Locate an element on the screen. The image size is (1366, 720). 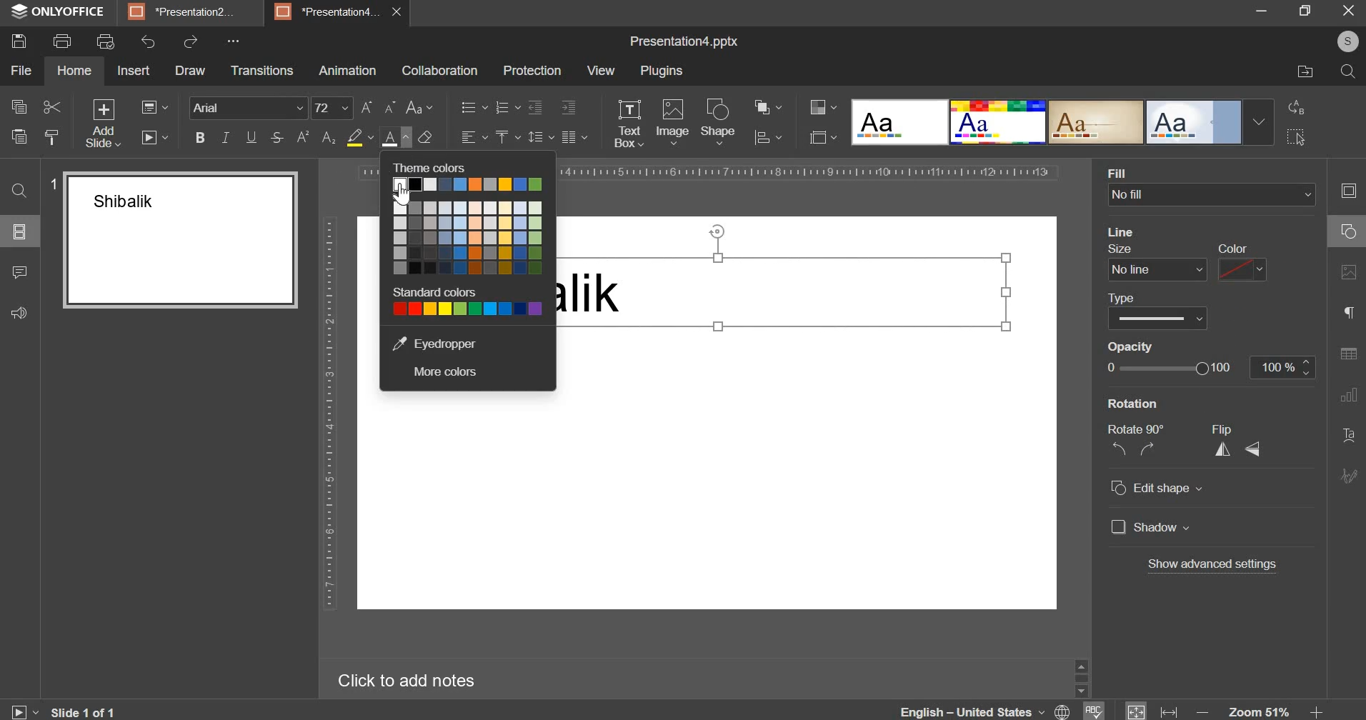
Minimise is located at coordinates (1304, 14).